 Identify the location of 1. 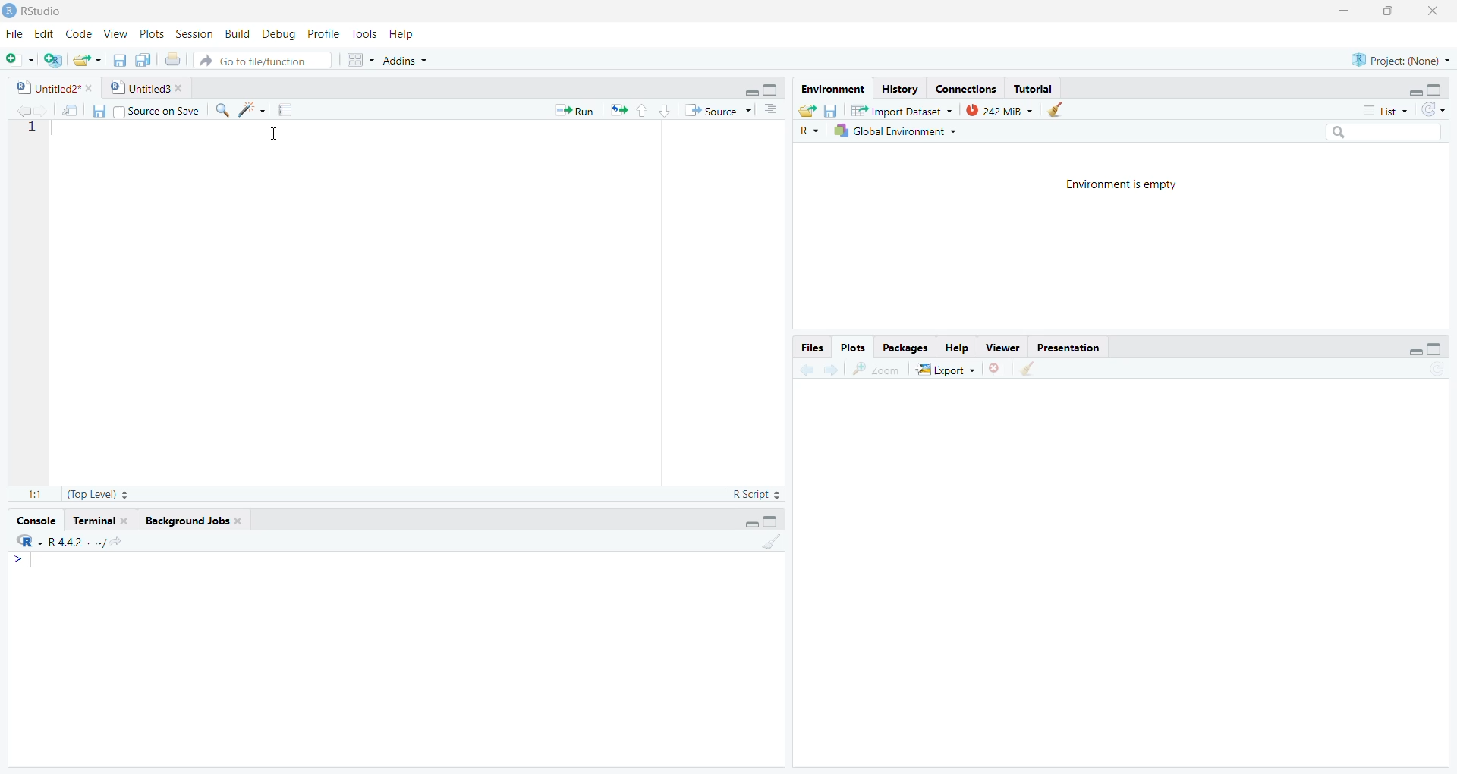
(30, 129).